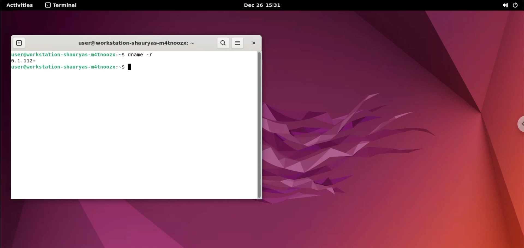  I want to click on chrome options, so click(519, 123).